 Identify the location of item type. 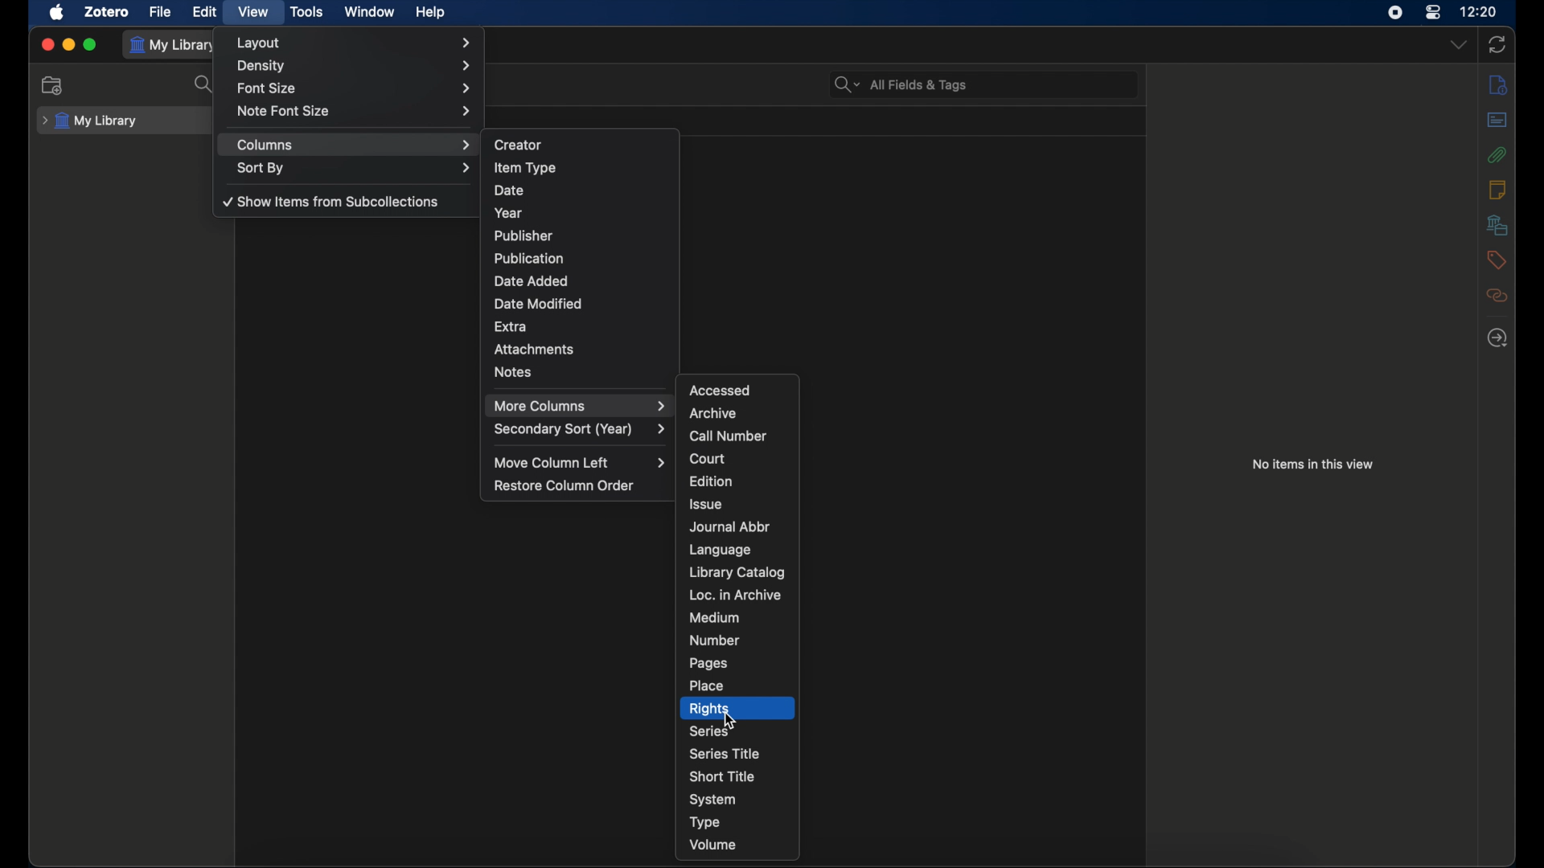
(524, 167).